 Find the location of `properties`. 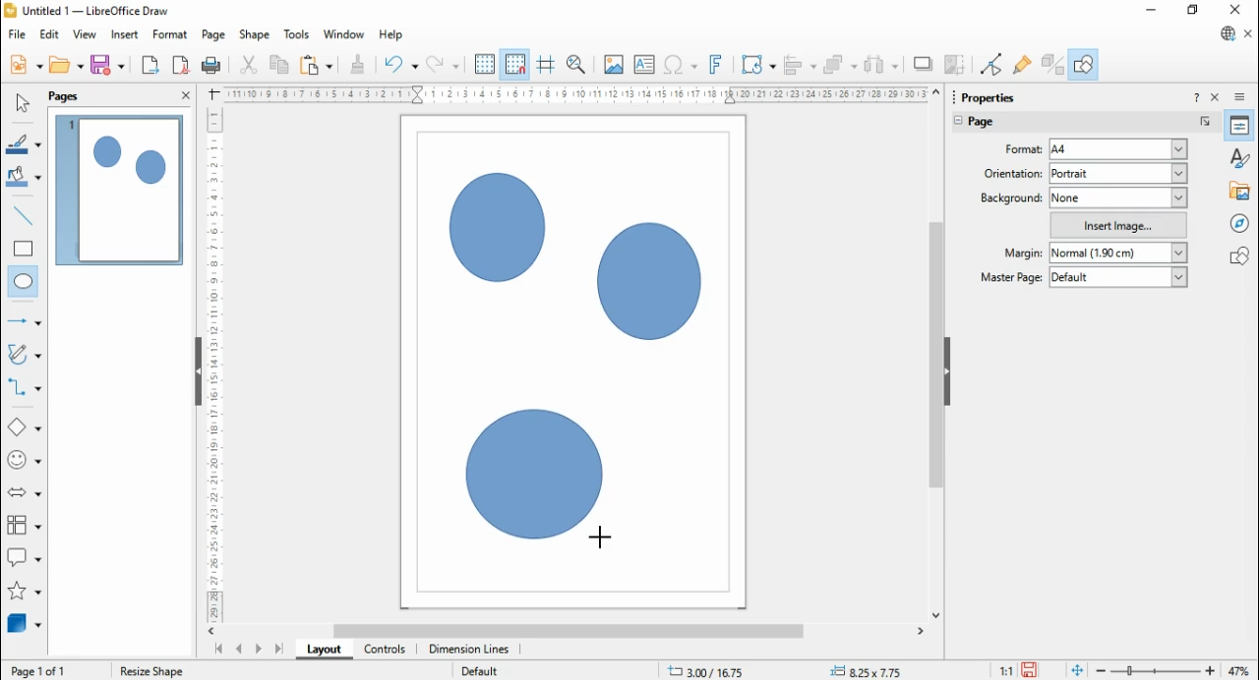

properties is located at coordinates (1240, 125).